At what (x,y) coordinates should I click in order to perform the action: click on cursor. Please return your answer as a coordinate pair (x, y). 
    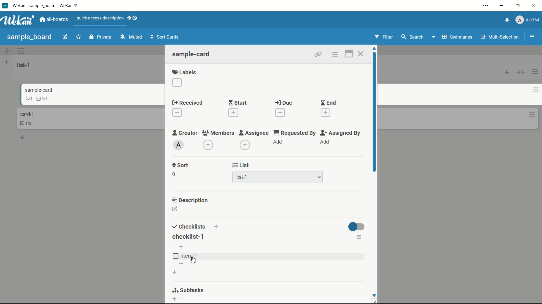
    Looking at the image, I should click on (193, 261).